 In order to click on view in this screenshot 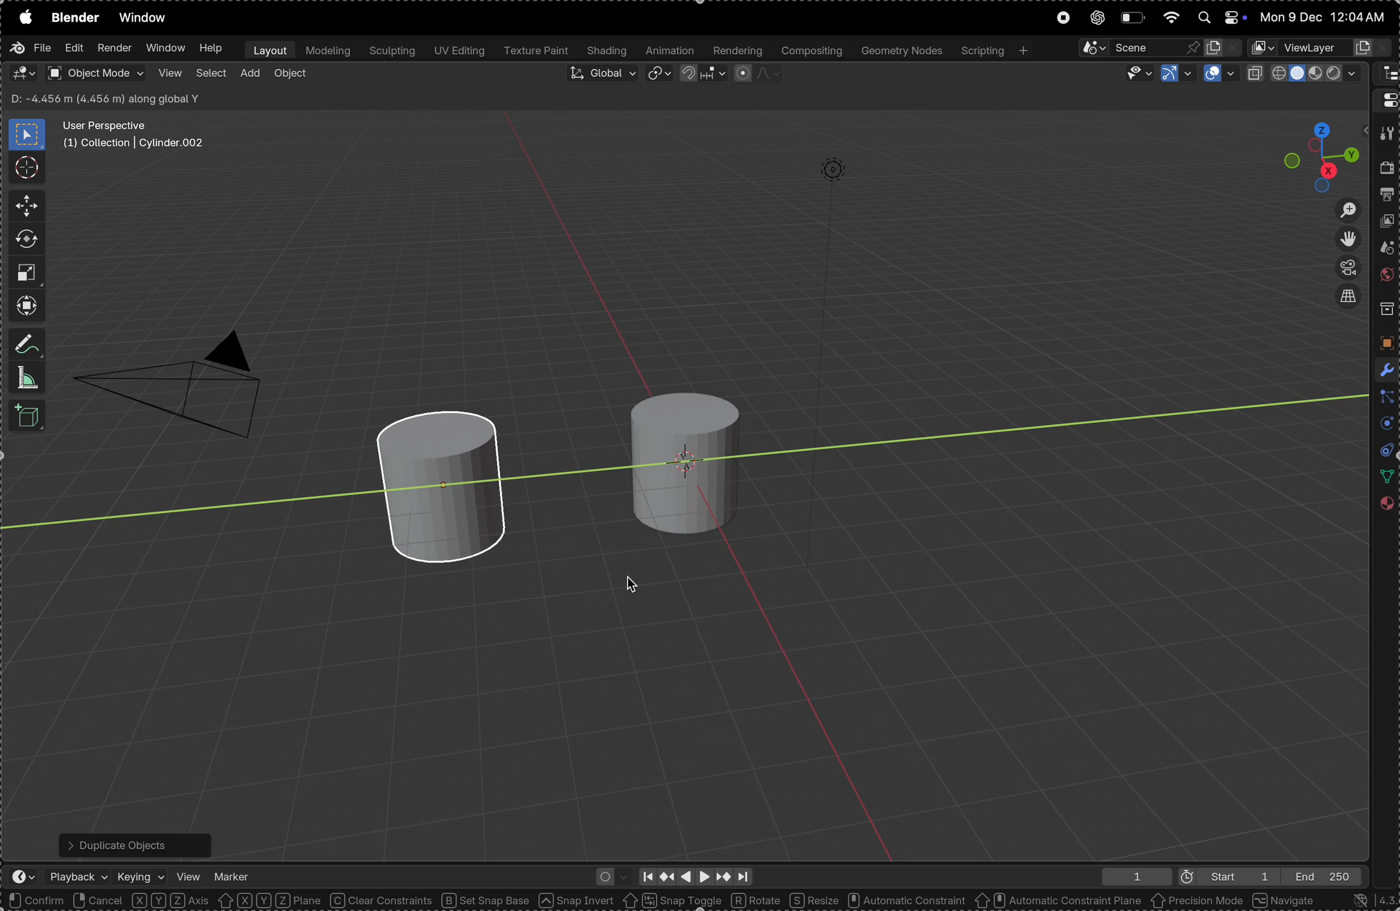, I will do `click(168, 74)`.